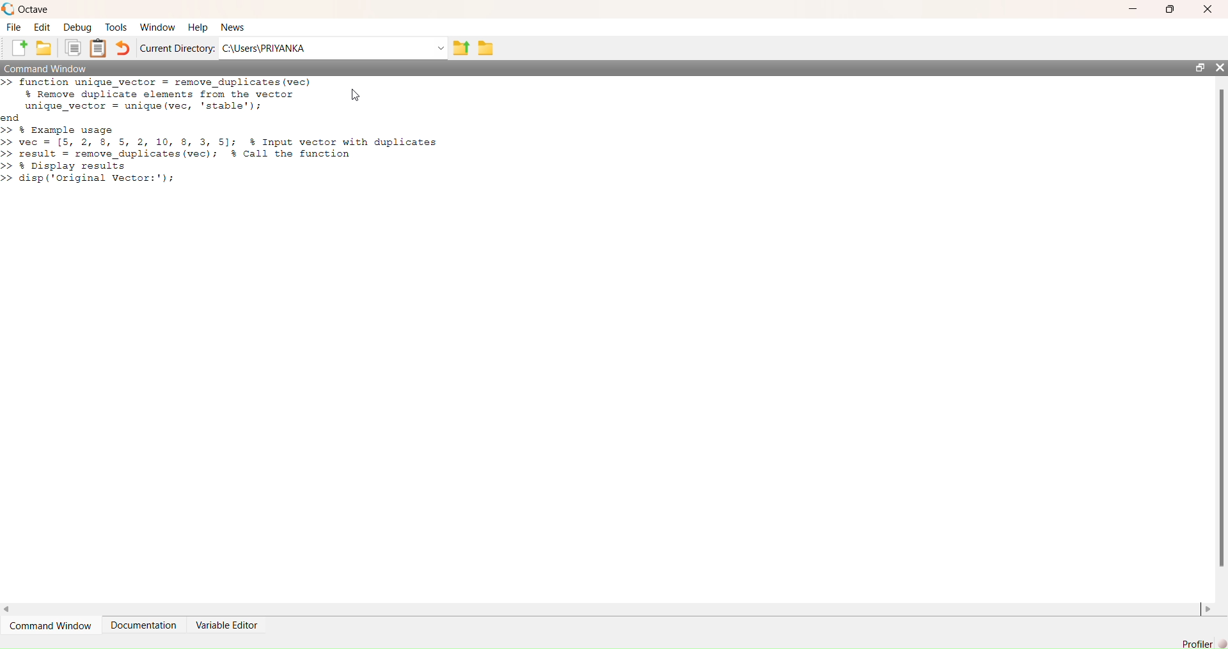 Image resolution: width=1228 pixels, height=649 pixels. Describe the element at coordinates (441, 48) in the screenshot. I see `Drop-down ` at that location.